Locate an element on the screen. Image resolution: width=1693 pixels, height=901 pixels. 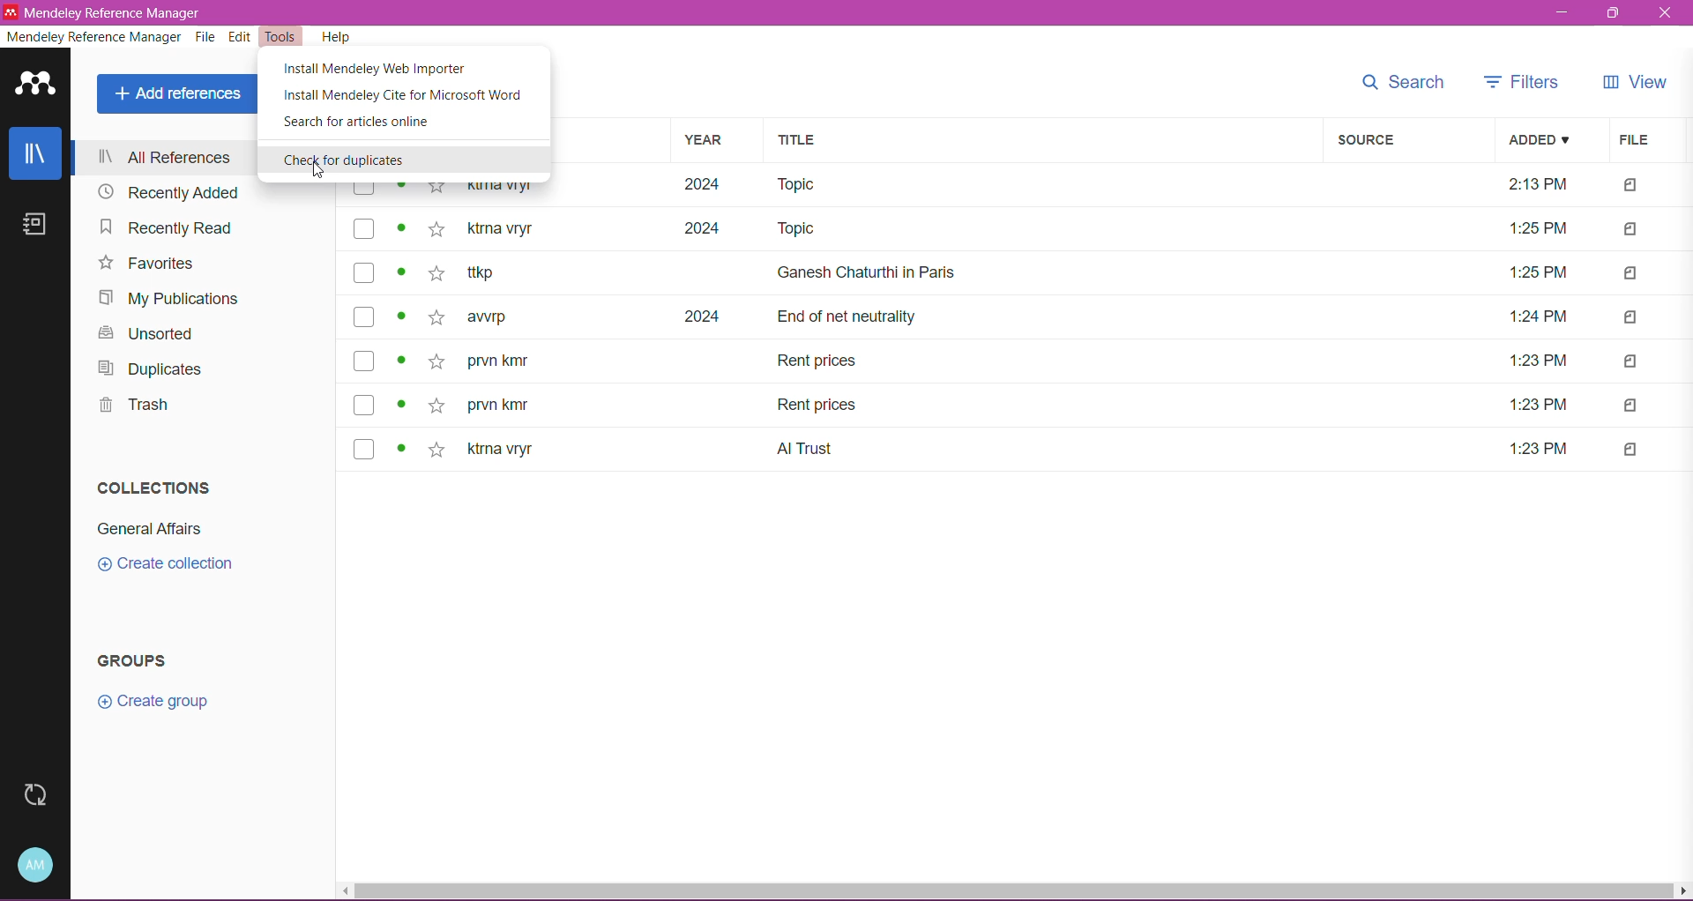
cursor is located at coordinates (317, 168).